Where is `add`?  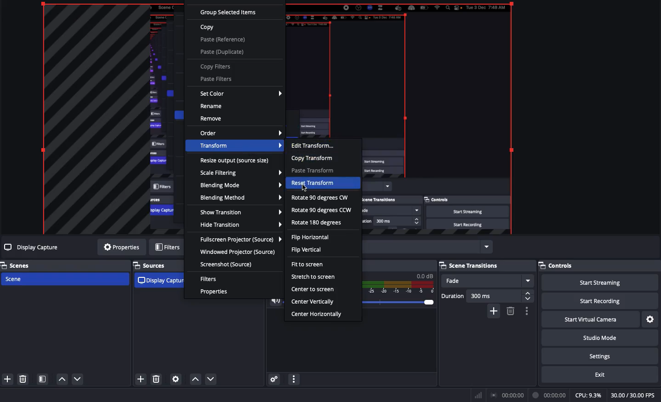
add is located at coordinates (495, 313).